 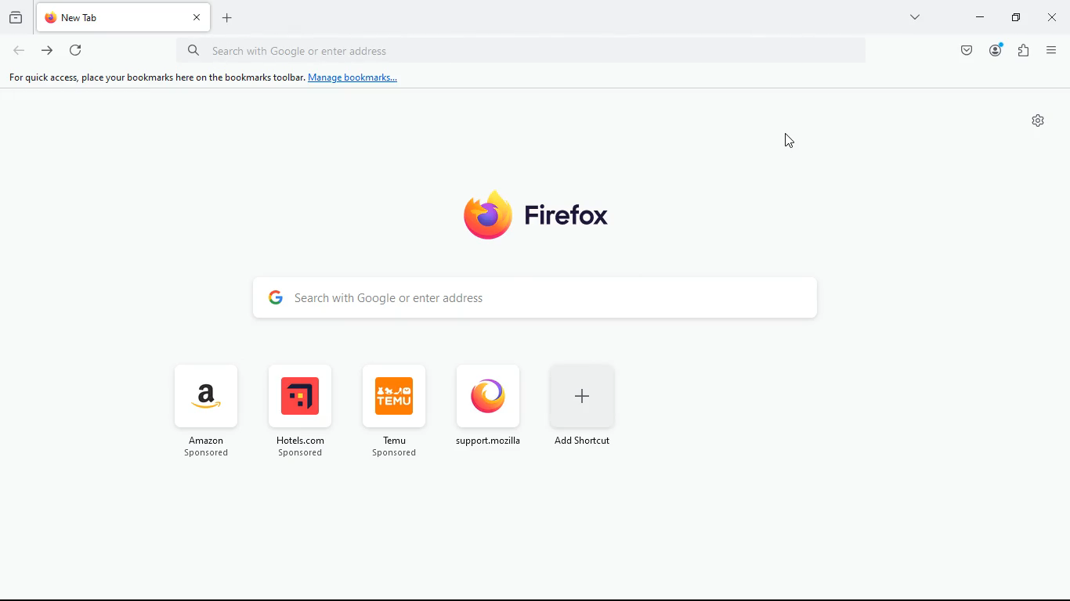 I want to click on archive, so click(x=14, y=19).